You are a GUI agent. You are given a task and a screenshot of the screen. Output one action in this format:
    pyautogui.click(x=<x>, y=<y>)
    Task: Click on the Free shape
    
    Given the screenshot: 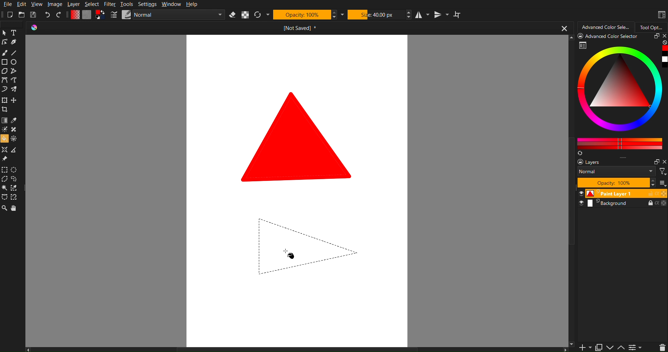 What is the action you would take?
    pyautogui.click(x=14, y=89)
    